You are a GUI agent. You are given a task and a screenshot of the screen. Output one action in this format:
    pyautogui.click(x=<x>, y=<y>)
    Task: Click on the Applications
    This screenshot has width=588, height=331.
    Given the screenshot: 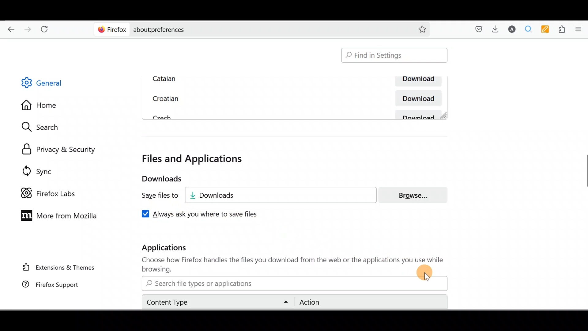 What is the action you would take?
    pyautogui.click(x=171, y=249)
    